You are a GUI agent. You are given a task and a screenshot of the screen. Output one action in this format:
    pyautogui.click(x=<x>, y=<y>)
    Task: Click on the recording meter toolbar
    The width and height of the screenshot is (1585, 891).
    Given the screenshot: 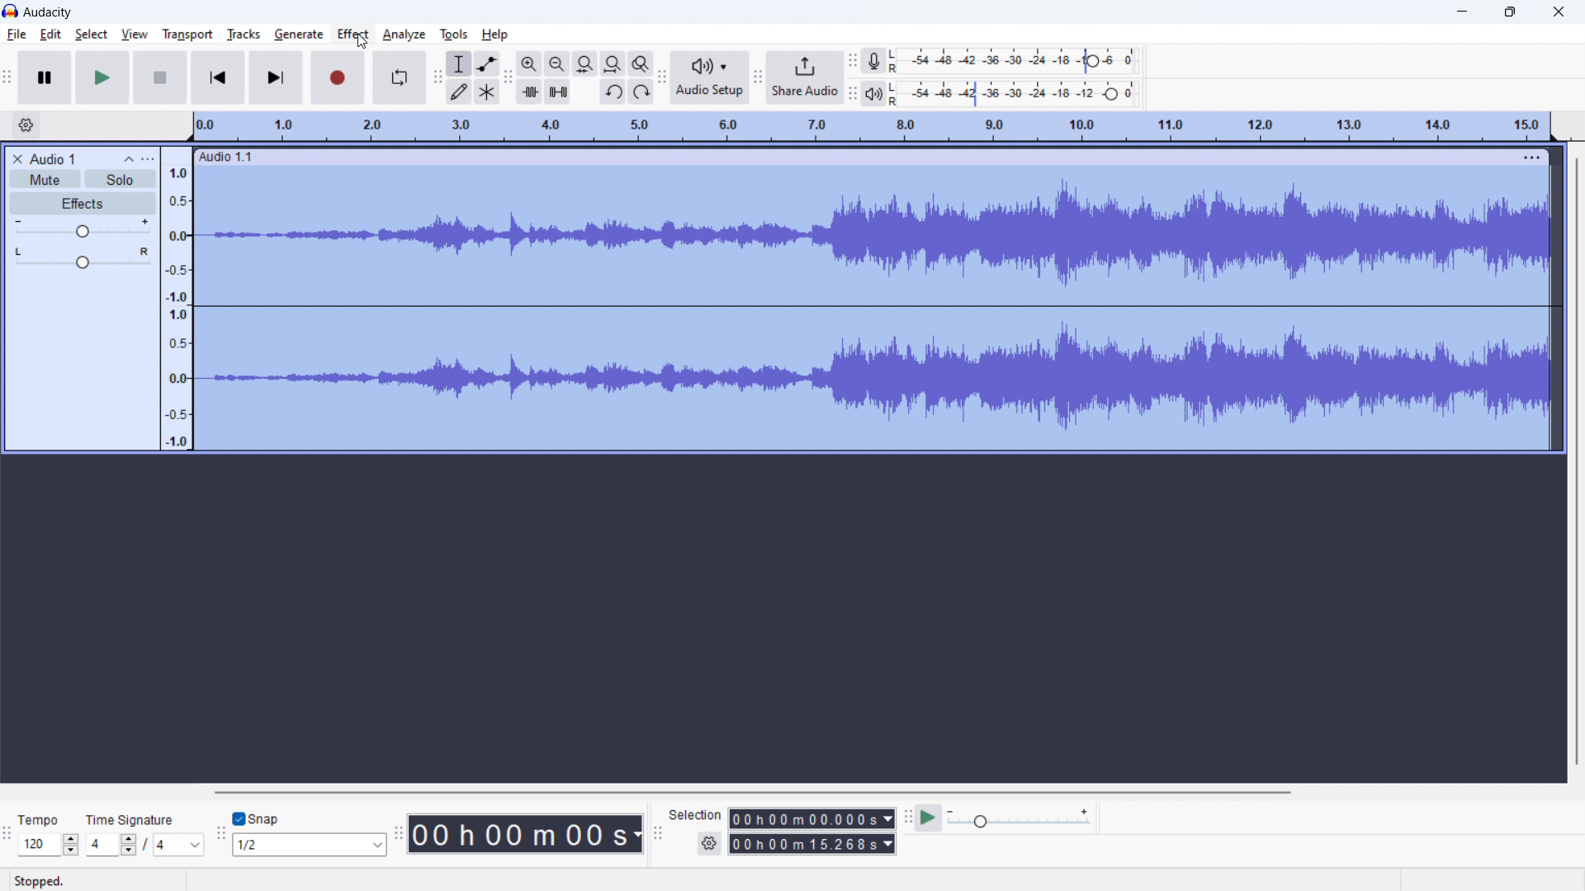 What is the action you would take?
    pyautogui.click(x=853, y=61)
    